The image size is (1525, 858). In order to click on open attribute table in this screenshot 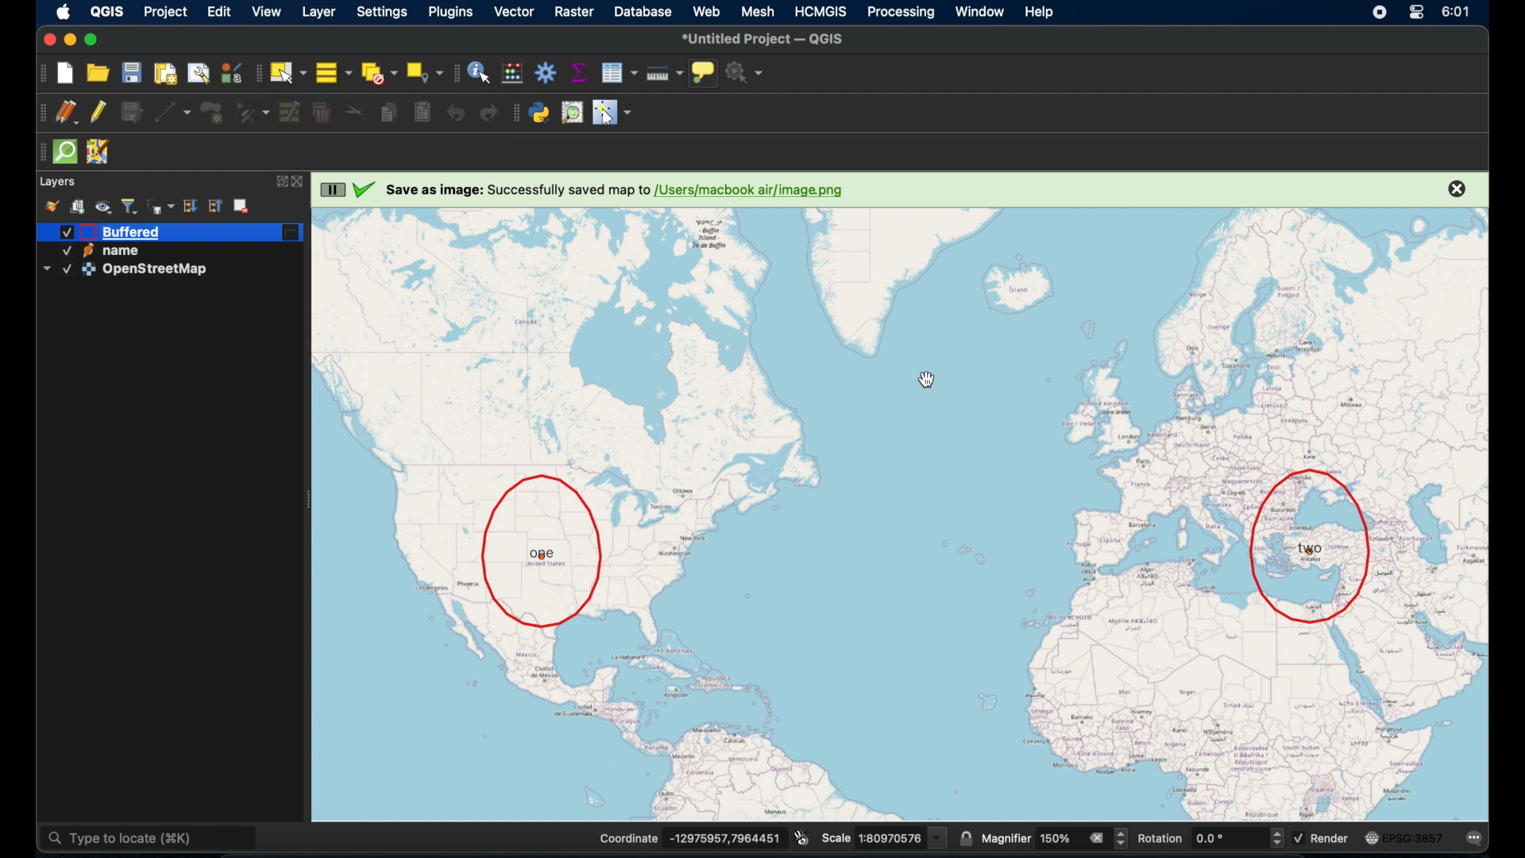, I will do `click(618, 72)`.